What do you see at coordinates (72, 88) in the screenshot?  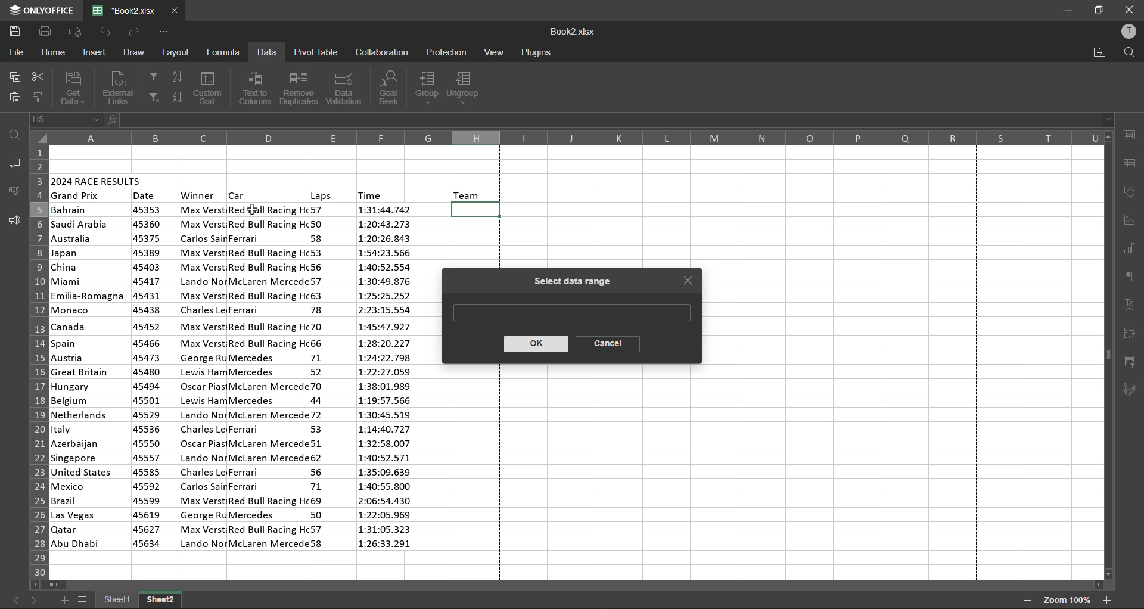 I see `get data` at bounding box center [72, 88].